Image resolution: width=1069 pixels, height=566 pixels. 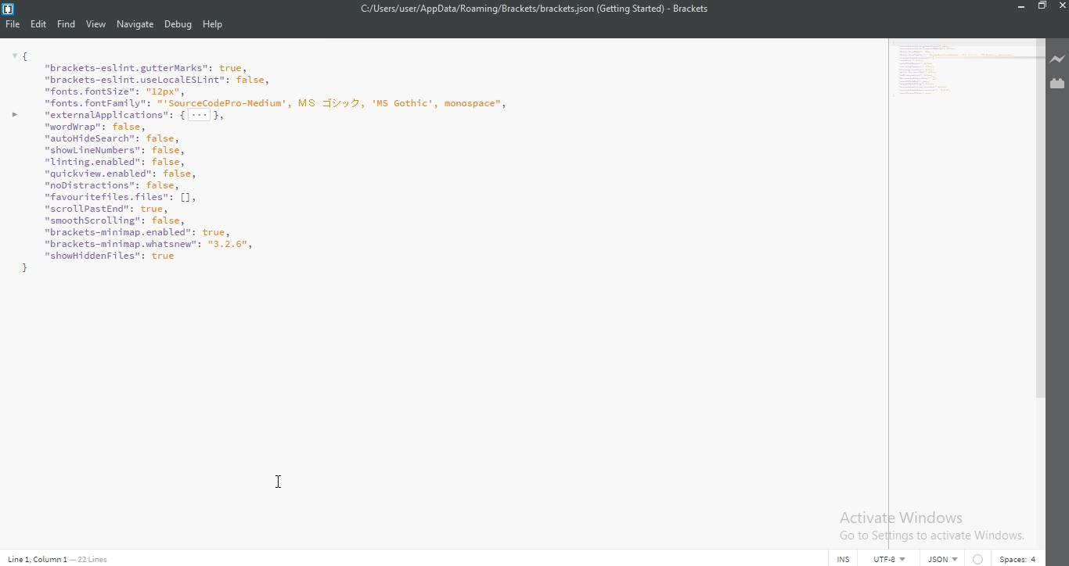 What do you see at coordinates (135, 24) in the screenshot?
I see `Navigate` at bounding box center [135, 24].